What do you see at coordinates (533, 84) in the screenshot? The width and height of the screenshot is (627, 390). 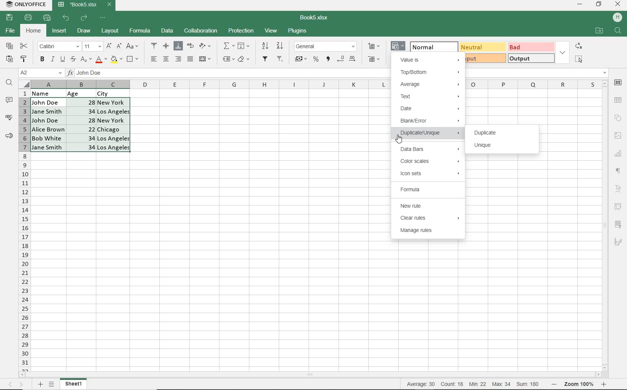 I see `columns` at bounding box center [533, 84].